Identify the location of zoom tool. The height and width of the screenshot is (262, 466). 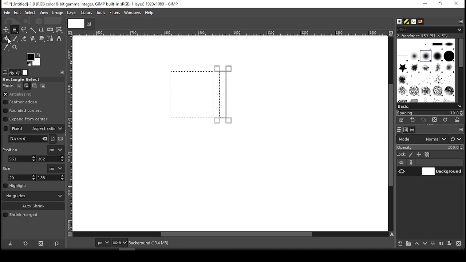
(15, 48).